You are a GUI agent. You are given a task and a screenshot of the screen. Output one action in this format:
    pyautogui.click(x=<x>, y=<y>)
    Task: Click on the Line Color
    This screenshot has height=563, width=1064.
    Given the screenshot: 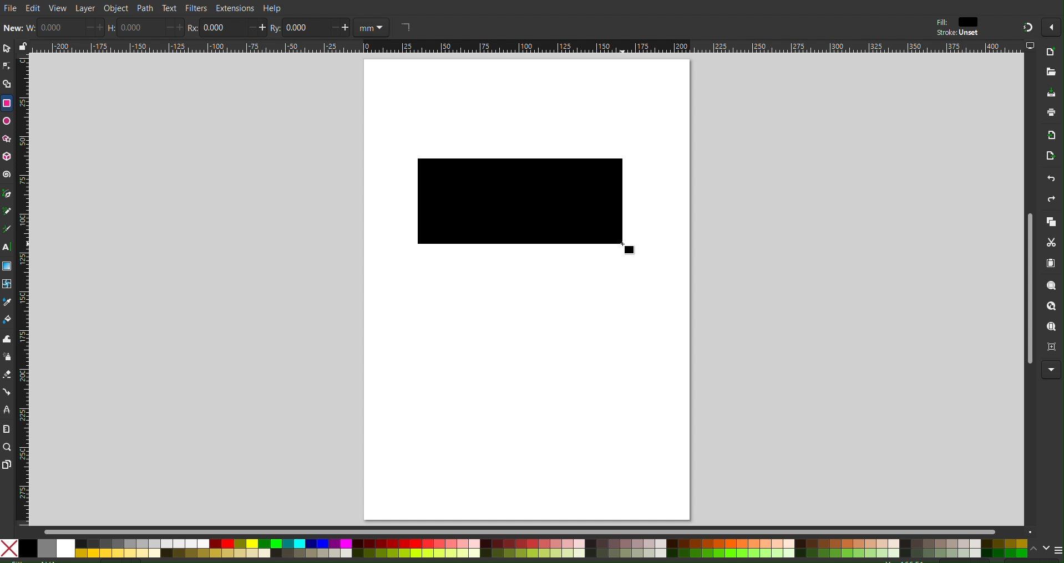 What is the action you would take?
    pyautogui.click(x=7, y=303)
    